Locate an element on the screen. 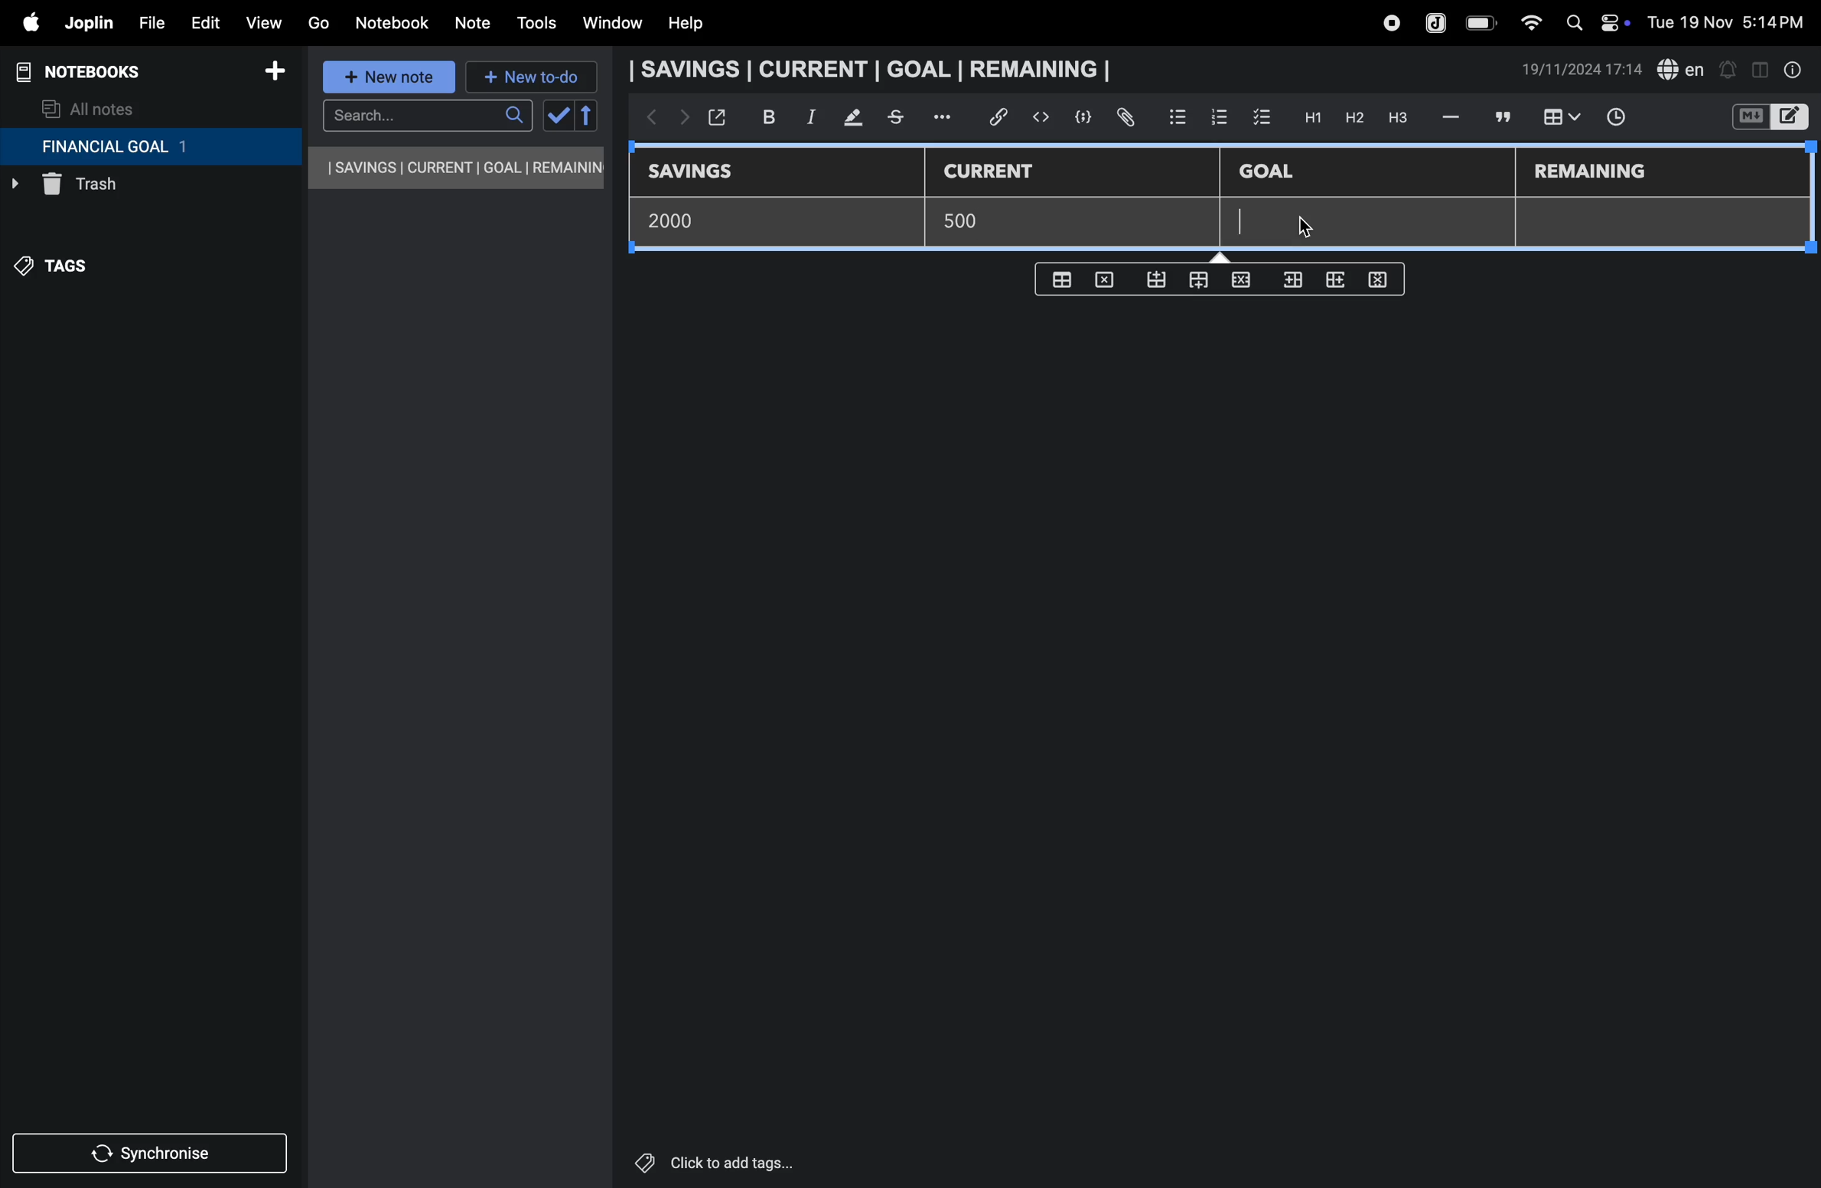  check is located at coordinates (556, 116).